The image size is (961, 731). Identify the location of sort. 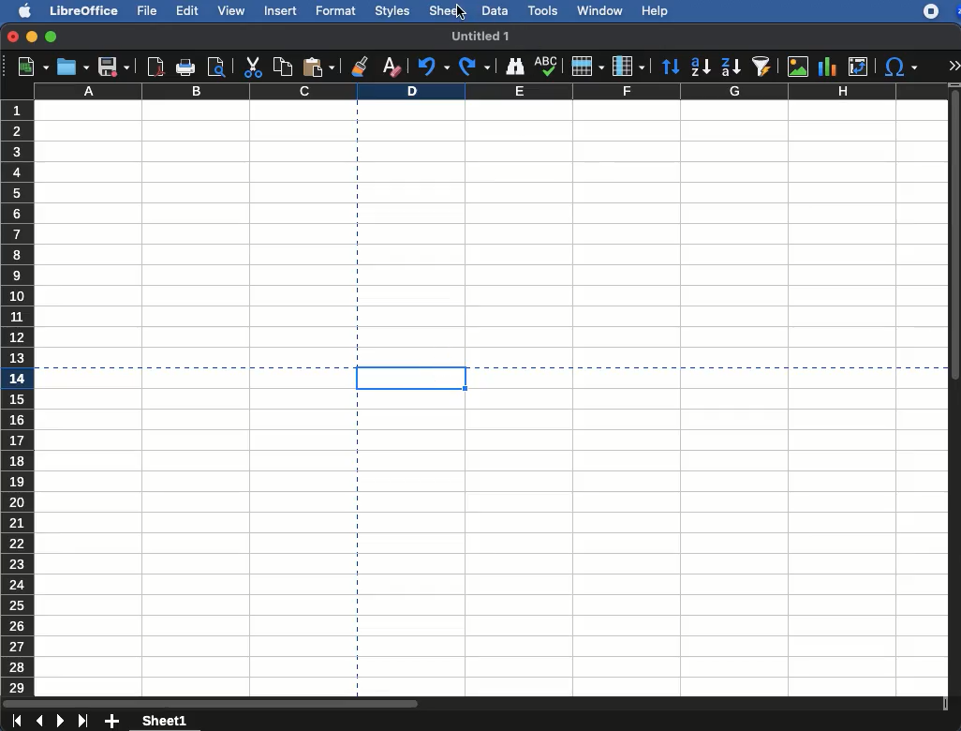
(672, 66).